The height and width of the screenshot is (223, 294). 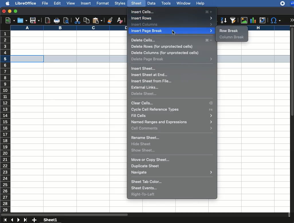 What do you see at coordinates (172, 13) in the screenshot?
I see `insert cells` at bounding box center [172, 13].